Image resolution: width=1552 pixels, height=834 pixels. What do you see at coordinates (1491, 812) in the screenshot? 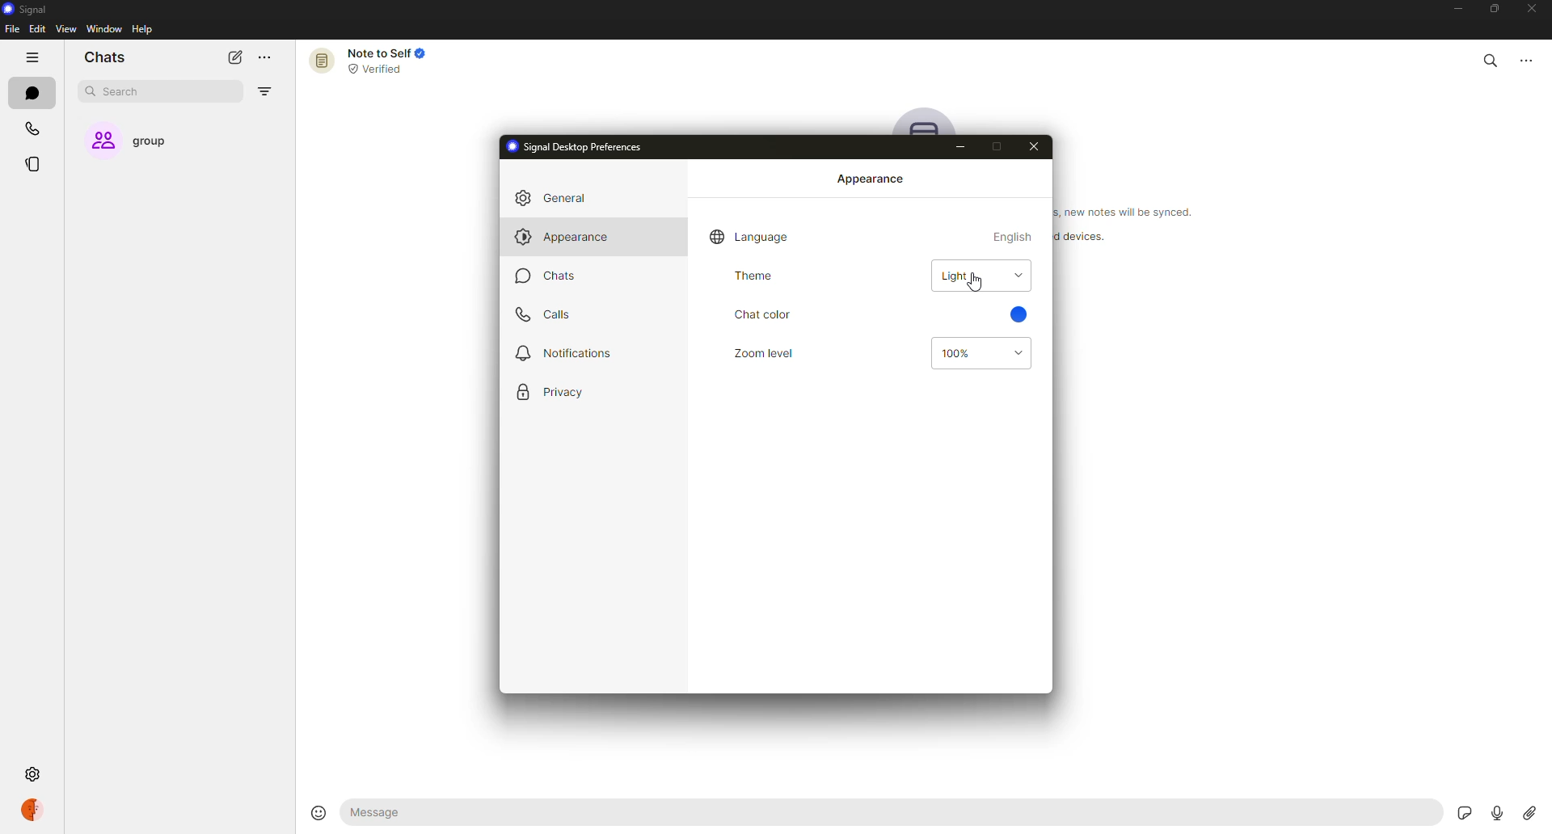
I see `record` at bounding box center [1491, 812].